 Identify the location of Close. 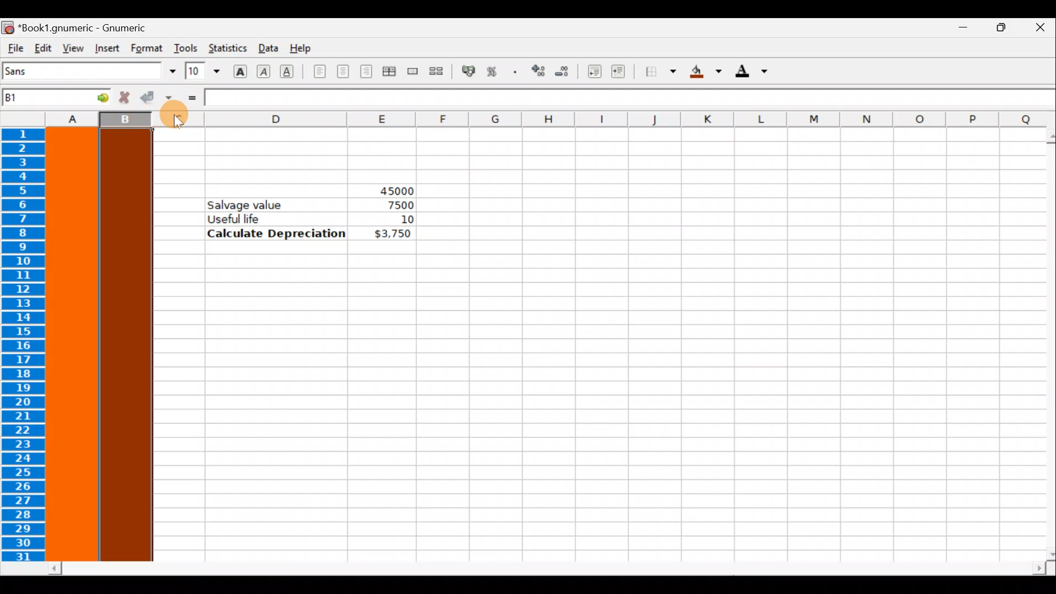
(1039, 29).